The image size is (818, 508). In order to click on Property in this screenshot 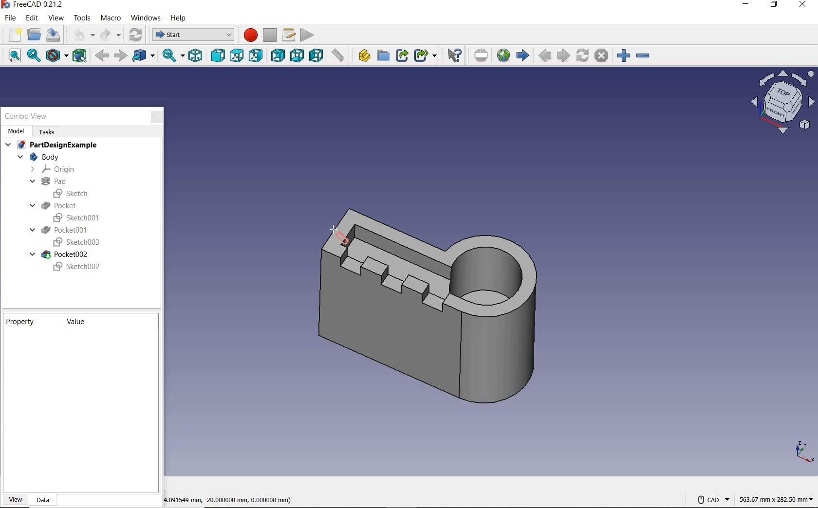, I will do `click(23, 321)`.